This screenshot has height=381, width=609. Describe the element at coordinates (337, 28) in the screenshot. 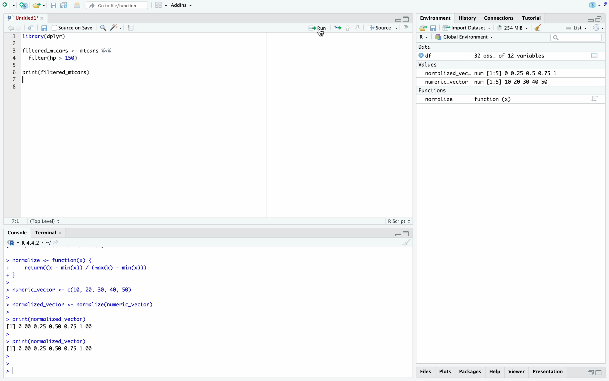

I see `re-run the previous section` at that location.